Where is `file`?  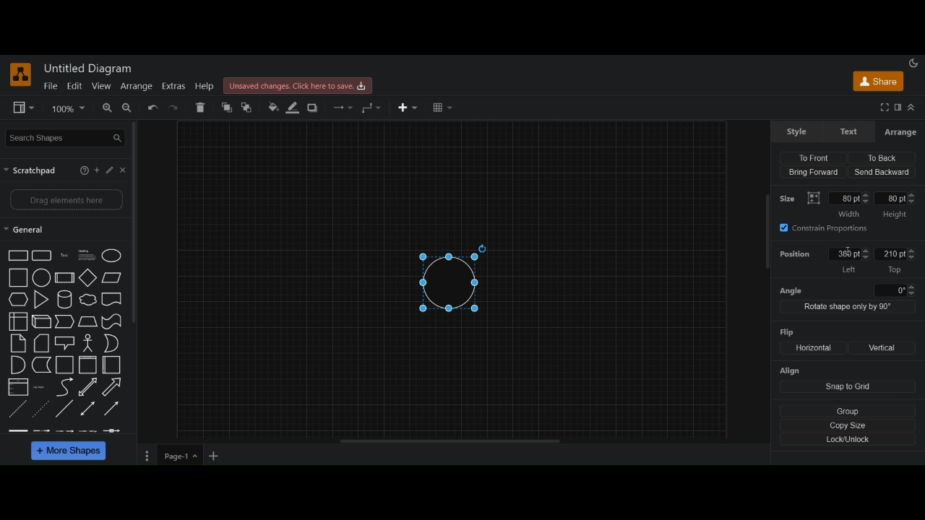
file is located at coordinates (51, 86).